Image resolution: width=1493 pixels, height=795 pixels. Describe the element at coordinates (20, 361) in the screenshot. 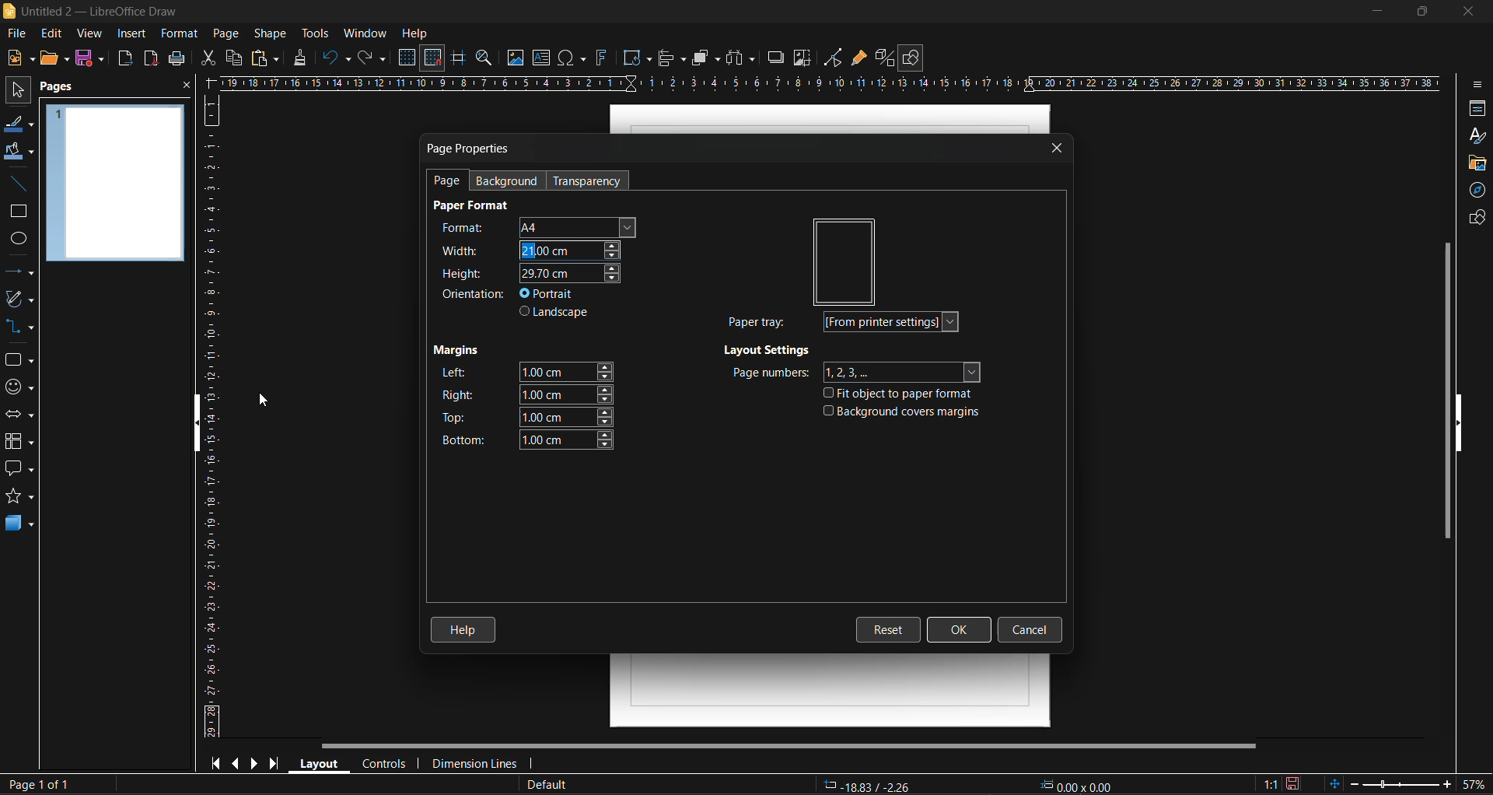

I see `basic shapes` at that location.